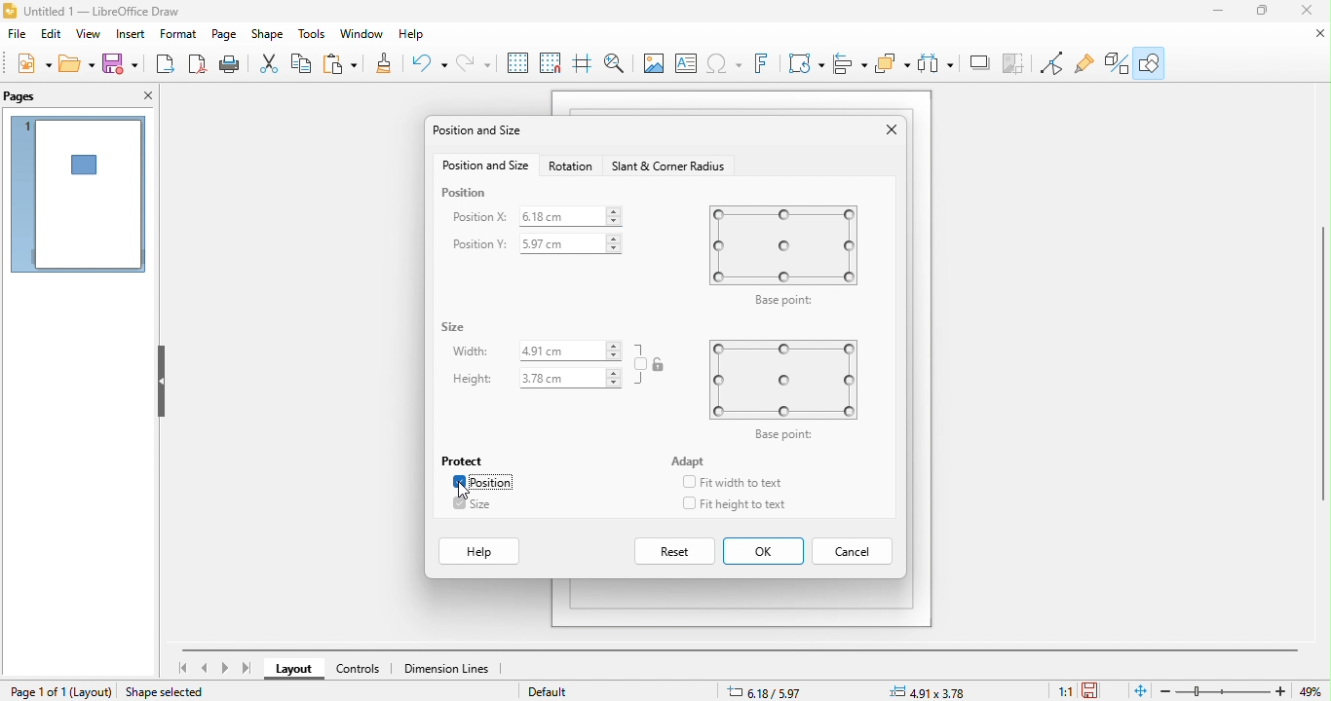  What do you see at coordinates (653, 65) in the screenshot?
I see `image` at bounding box center [653, 65].